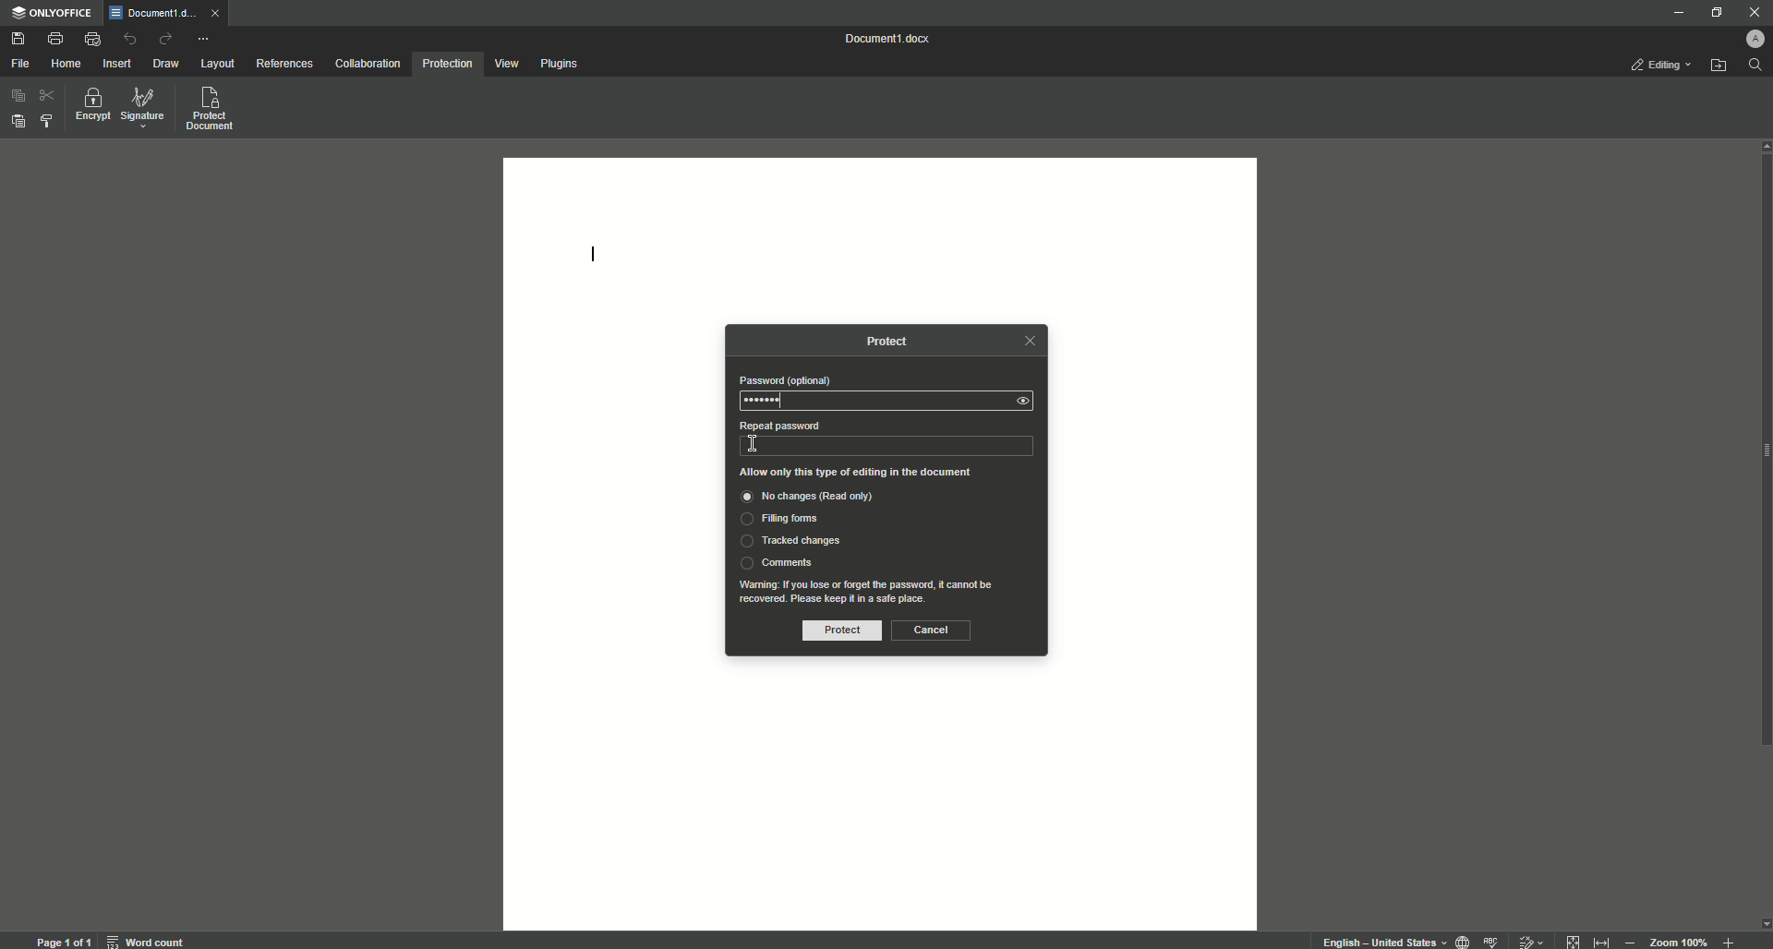  I want to click on Allow only this type of editing in the document, so click(863, 474).